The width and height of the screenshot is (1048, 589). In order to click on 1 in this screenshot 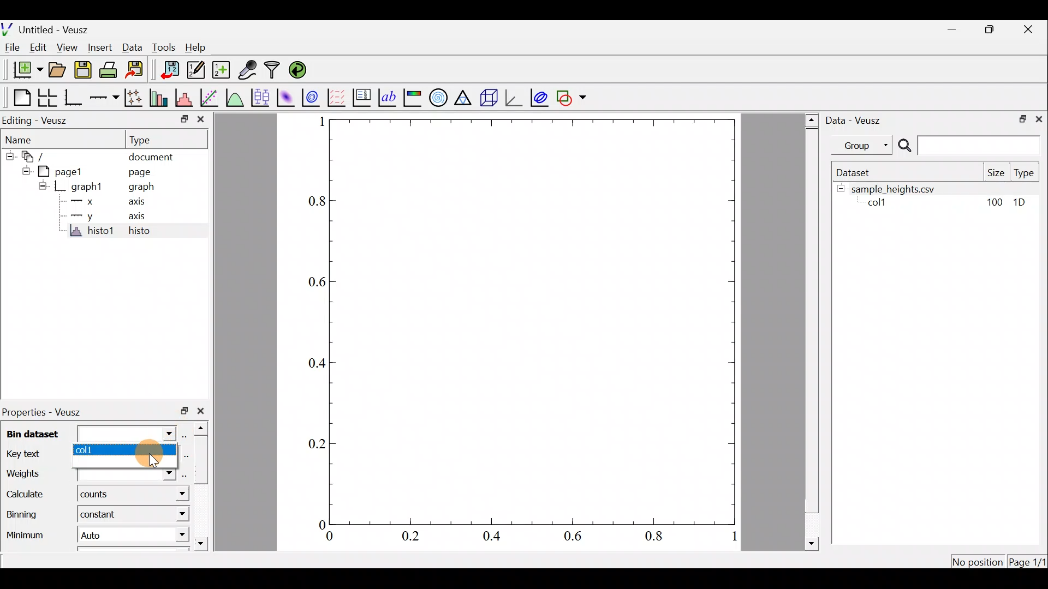, I will do `click(315, 122)`.